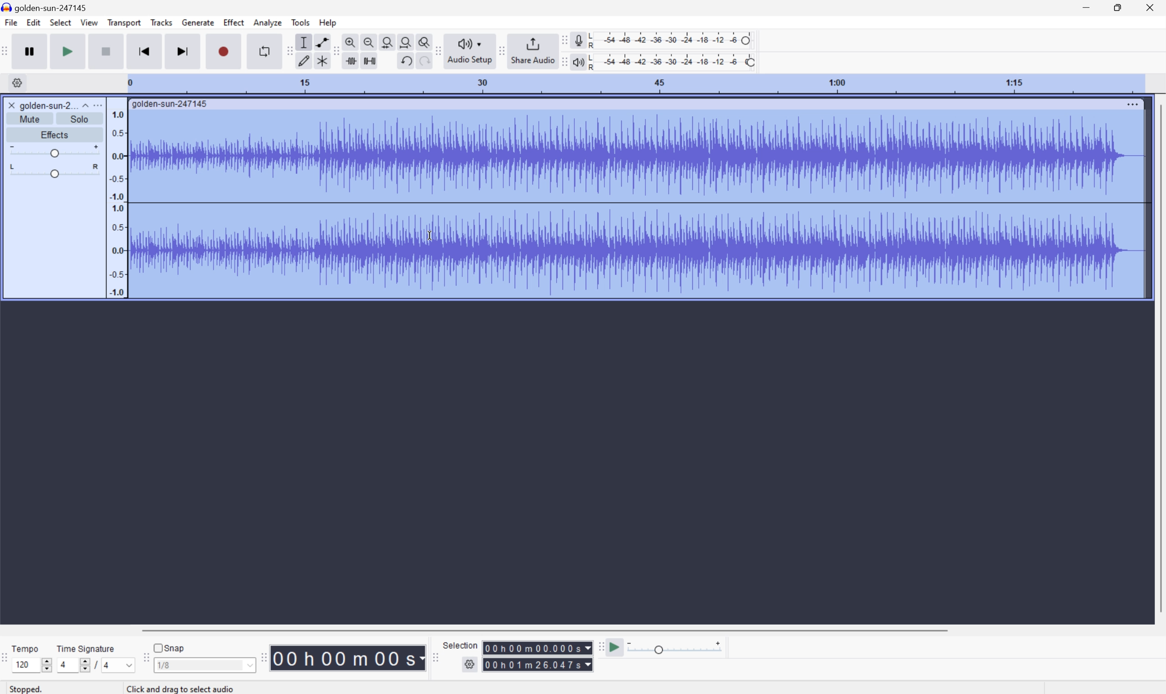  Describe the element at coordinates (387, 41) in the screenshot. I see `Fit selection to width` at that location.